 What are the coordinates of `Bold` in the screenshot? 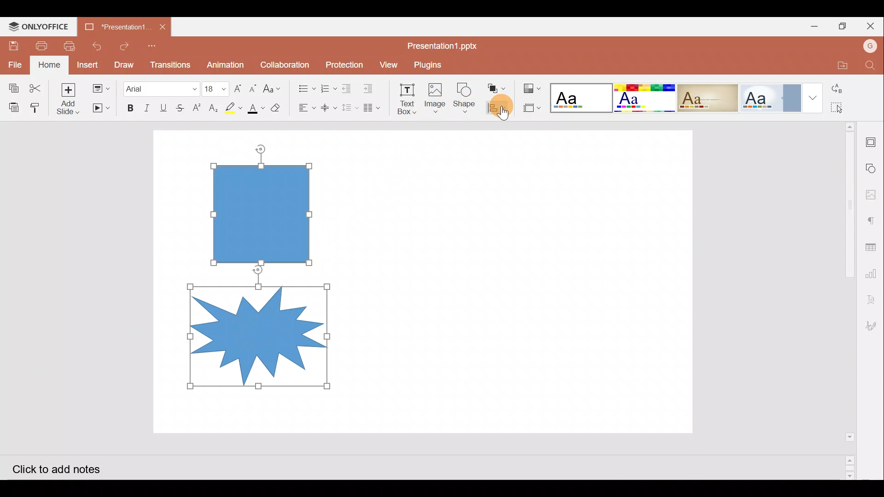 It's located at (129, 106).